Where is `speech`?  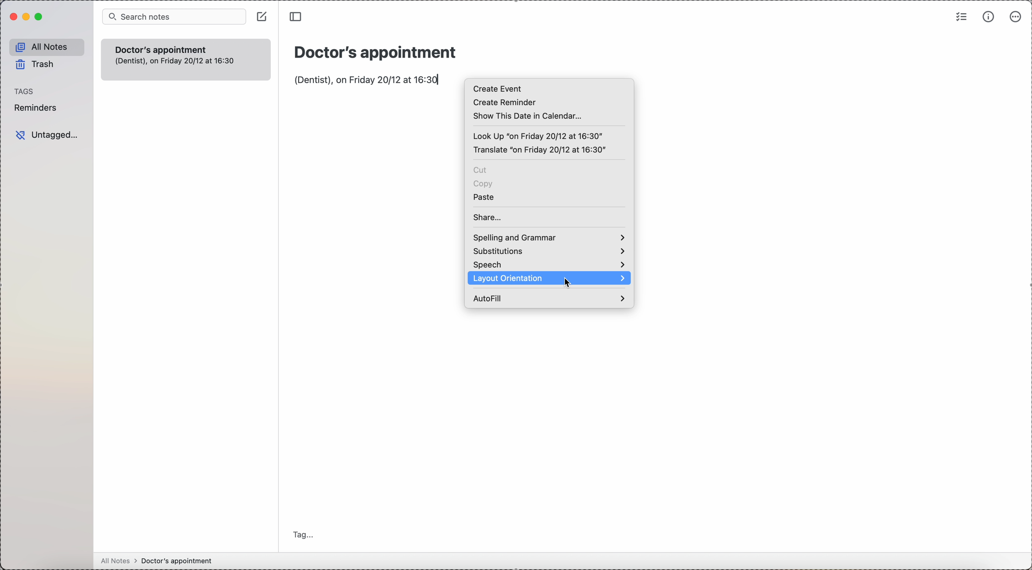 speech is located at coordinates (548, 265).